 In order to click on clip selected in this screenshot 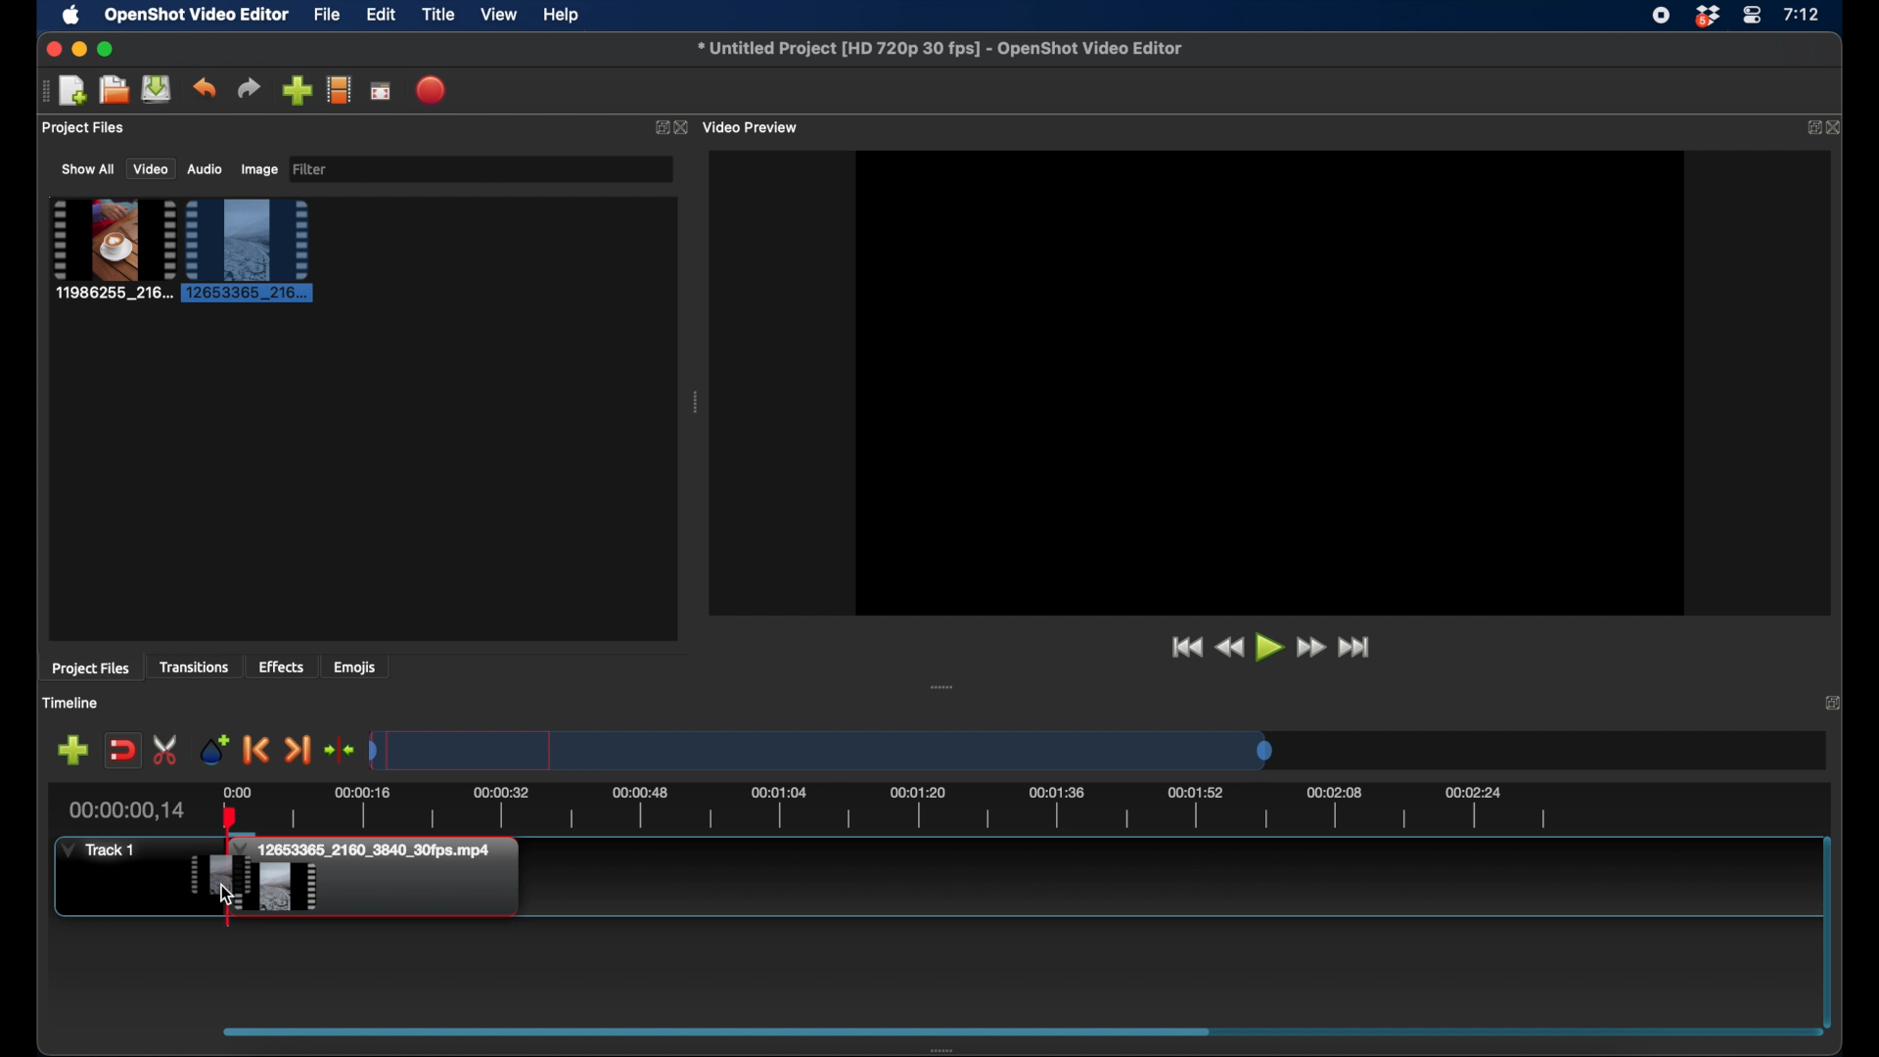, I will do `click(248, 251)`.